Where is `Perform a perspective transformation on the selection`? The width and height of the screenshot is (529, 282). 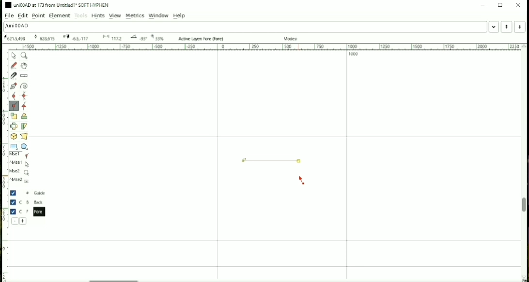
Perform a perspective transformation on the selection is located at coordinates (24, 136).